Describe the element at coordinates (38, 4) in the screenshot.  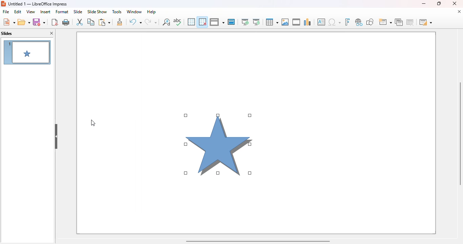
I see `title` at that location.